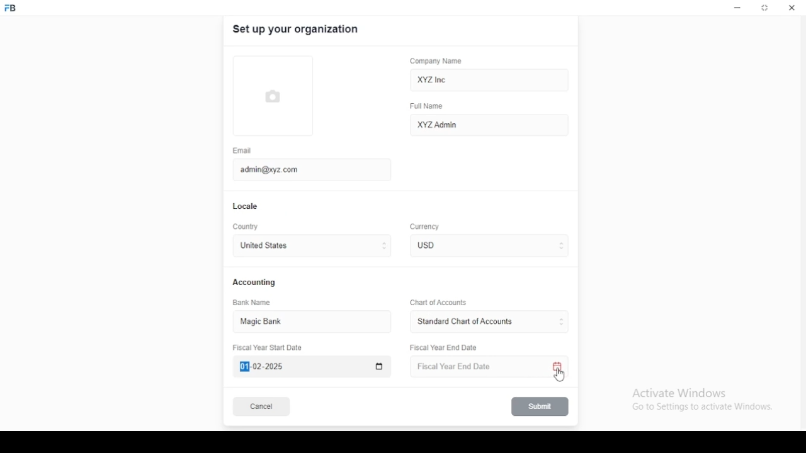 Image resolution: width=806 pixels, height=453 pixels. I want to click on restore, so click(766, 9).